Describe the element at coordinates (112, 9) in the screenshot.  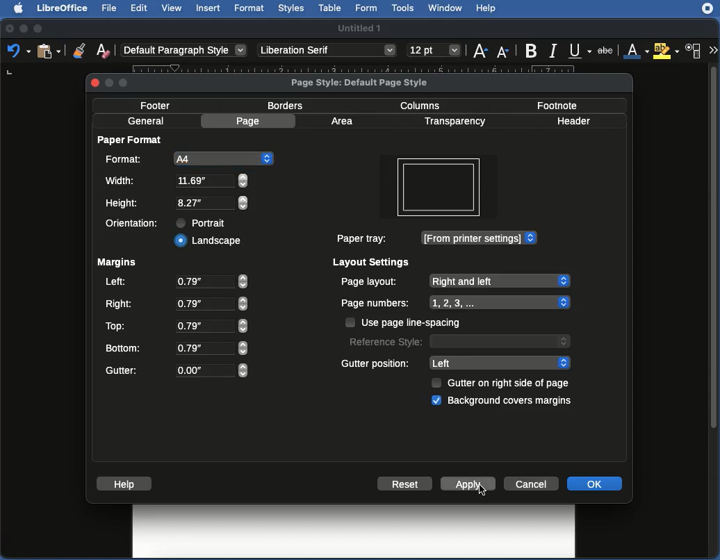
I see `File` at that location.